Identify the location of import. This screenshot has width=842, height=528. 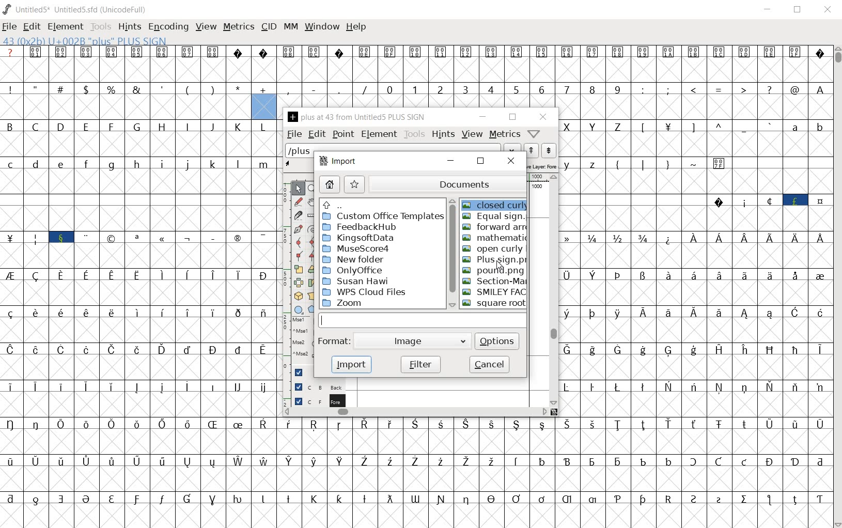
(340, 163).